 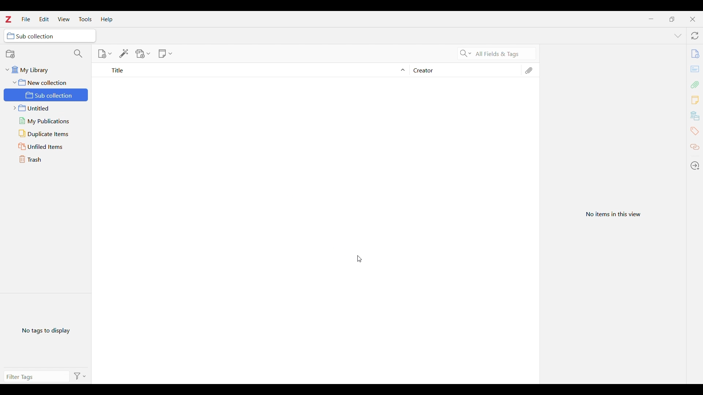 I want to click on banks, so click(x=696, y=116).